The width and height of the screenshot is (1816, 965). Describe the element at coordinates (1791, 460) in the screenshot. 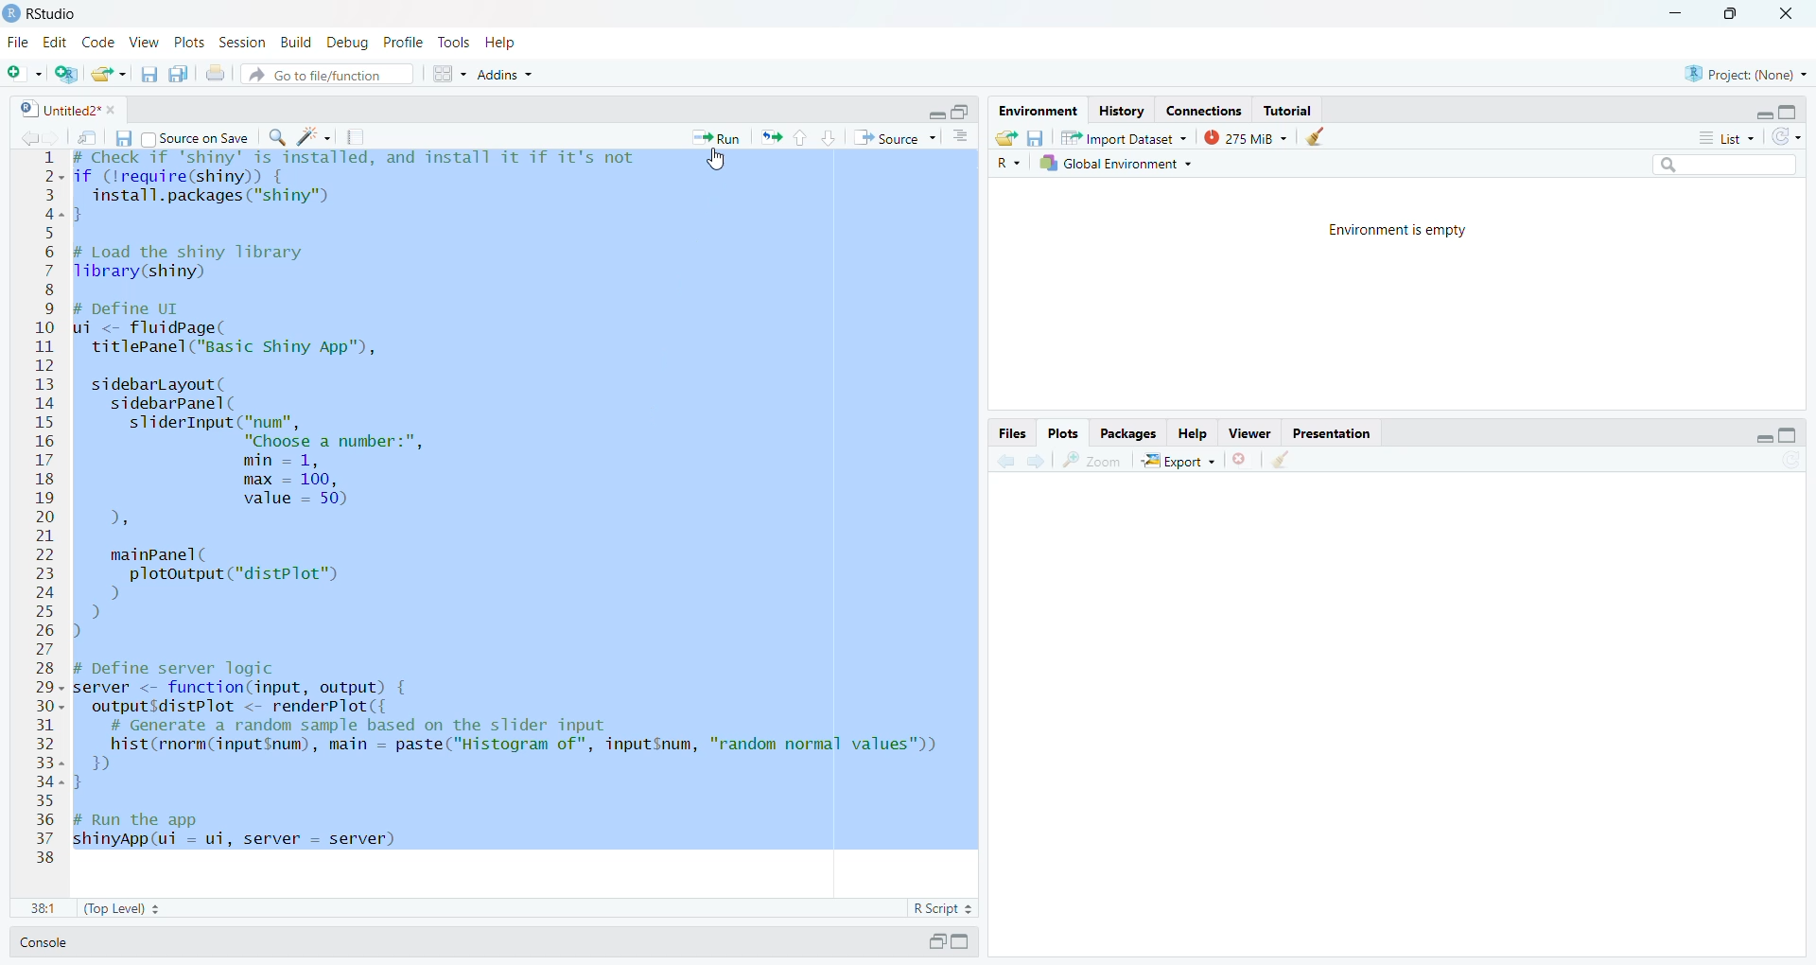

I see `refresh` at that location.